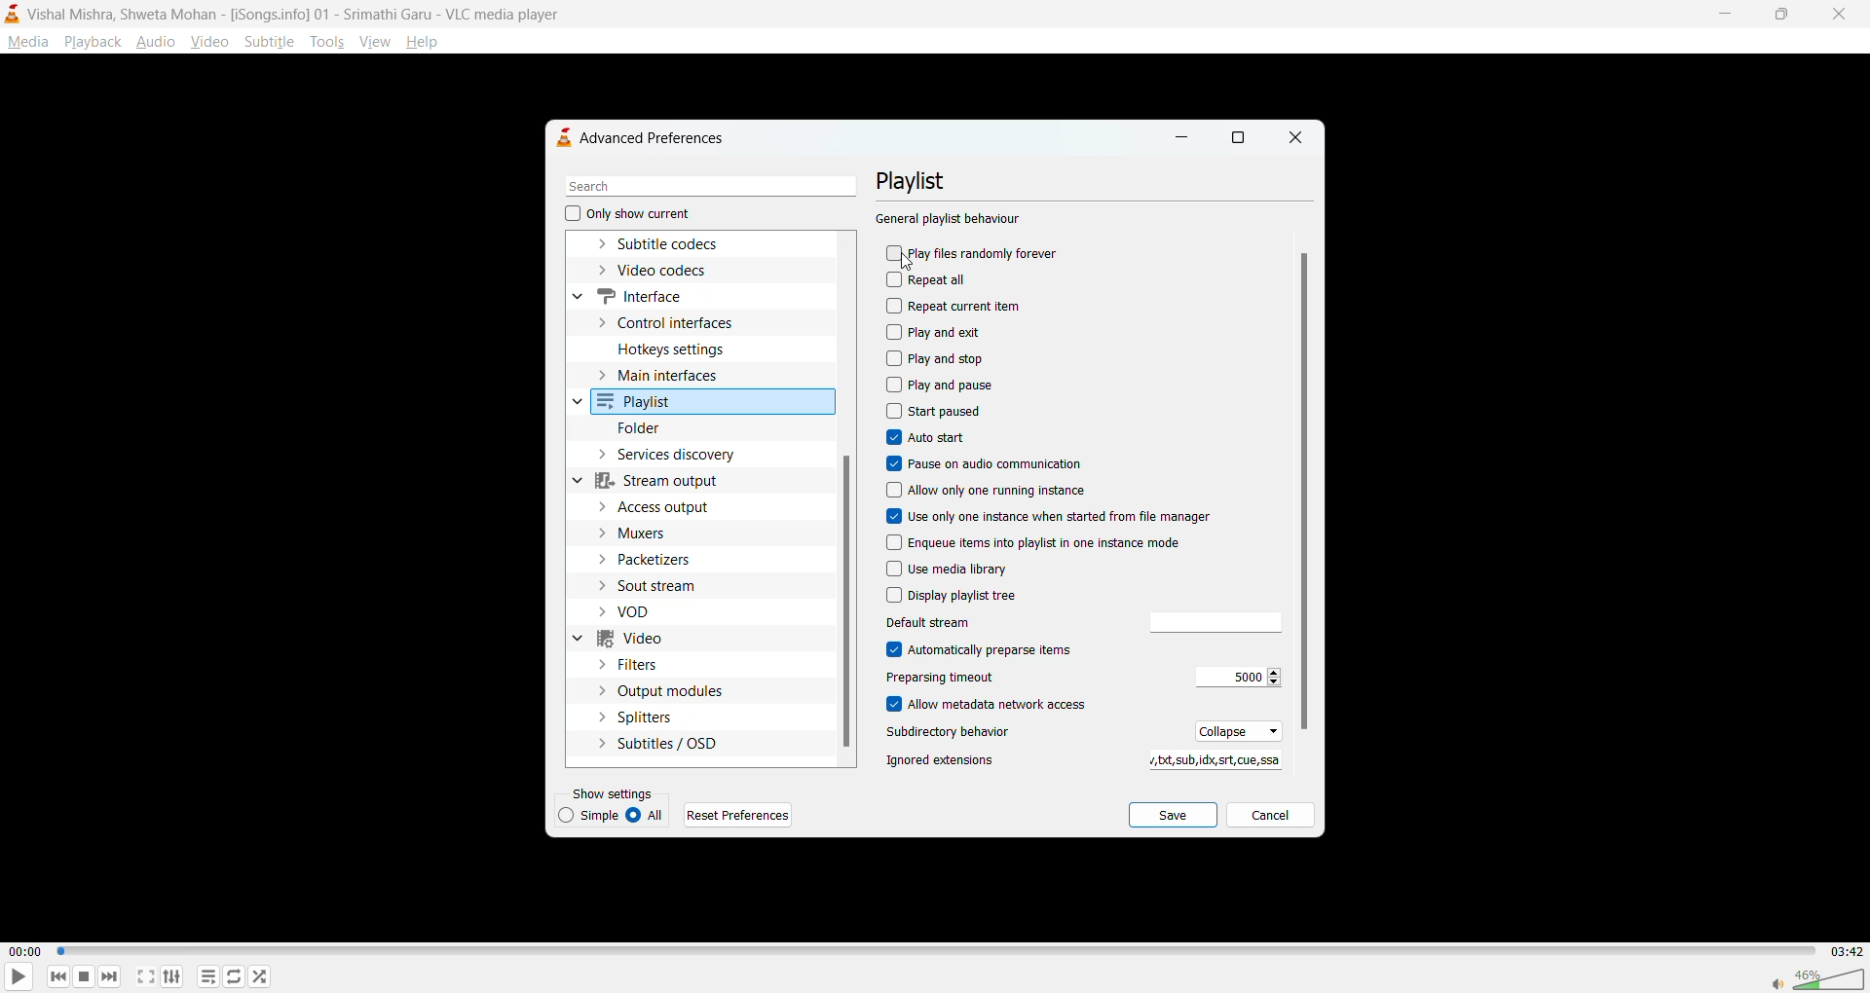 The image size is (1870, 993). What do you see at coordinates (642, 294) in the screenshot?
I see `interface` at bounding box center [642, 294].